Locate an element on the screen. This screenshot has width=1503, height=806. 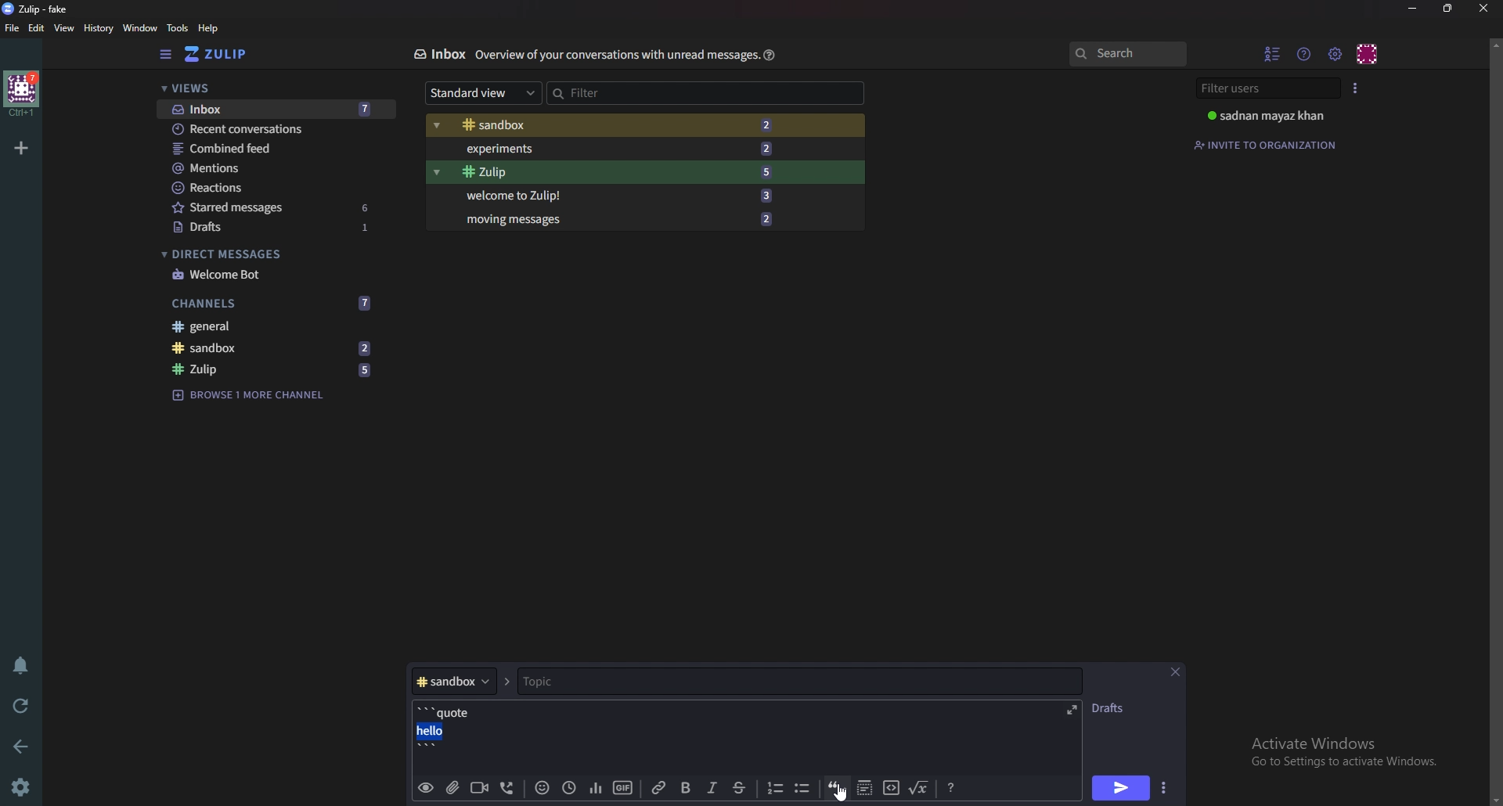
Hide sidebar is located at coordinates (166, 55).